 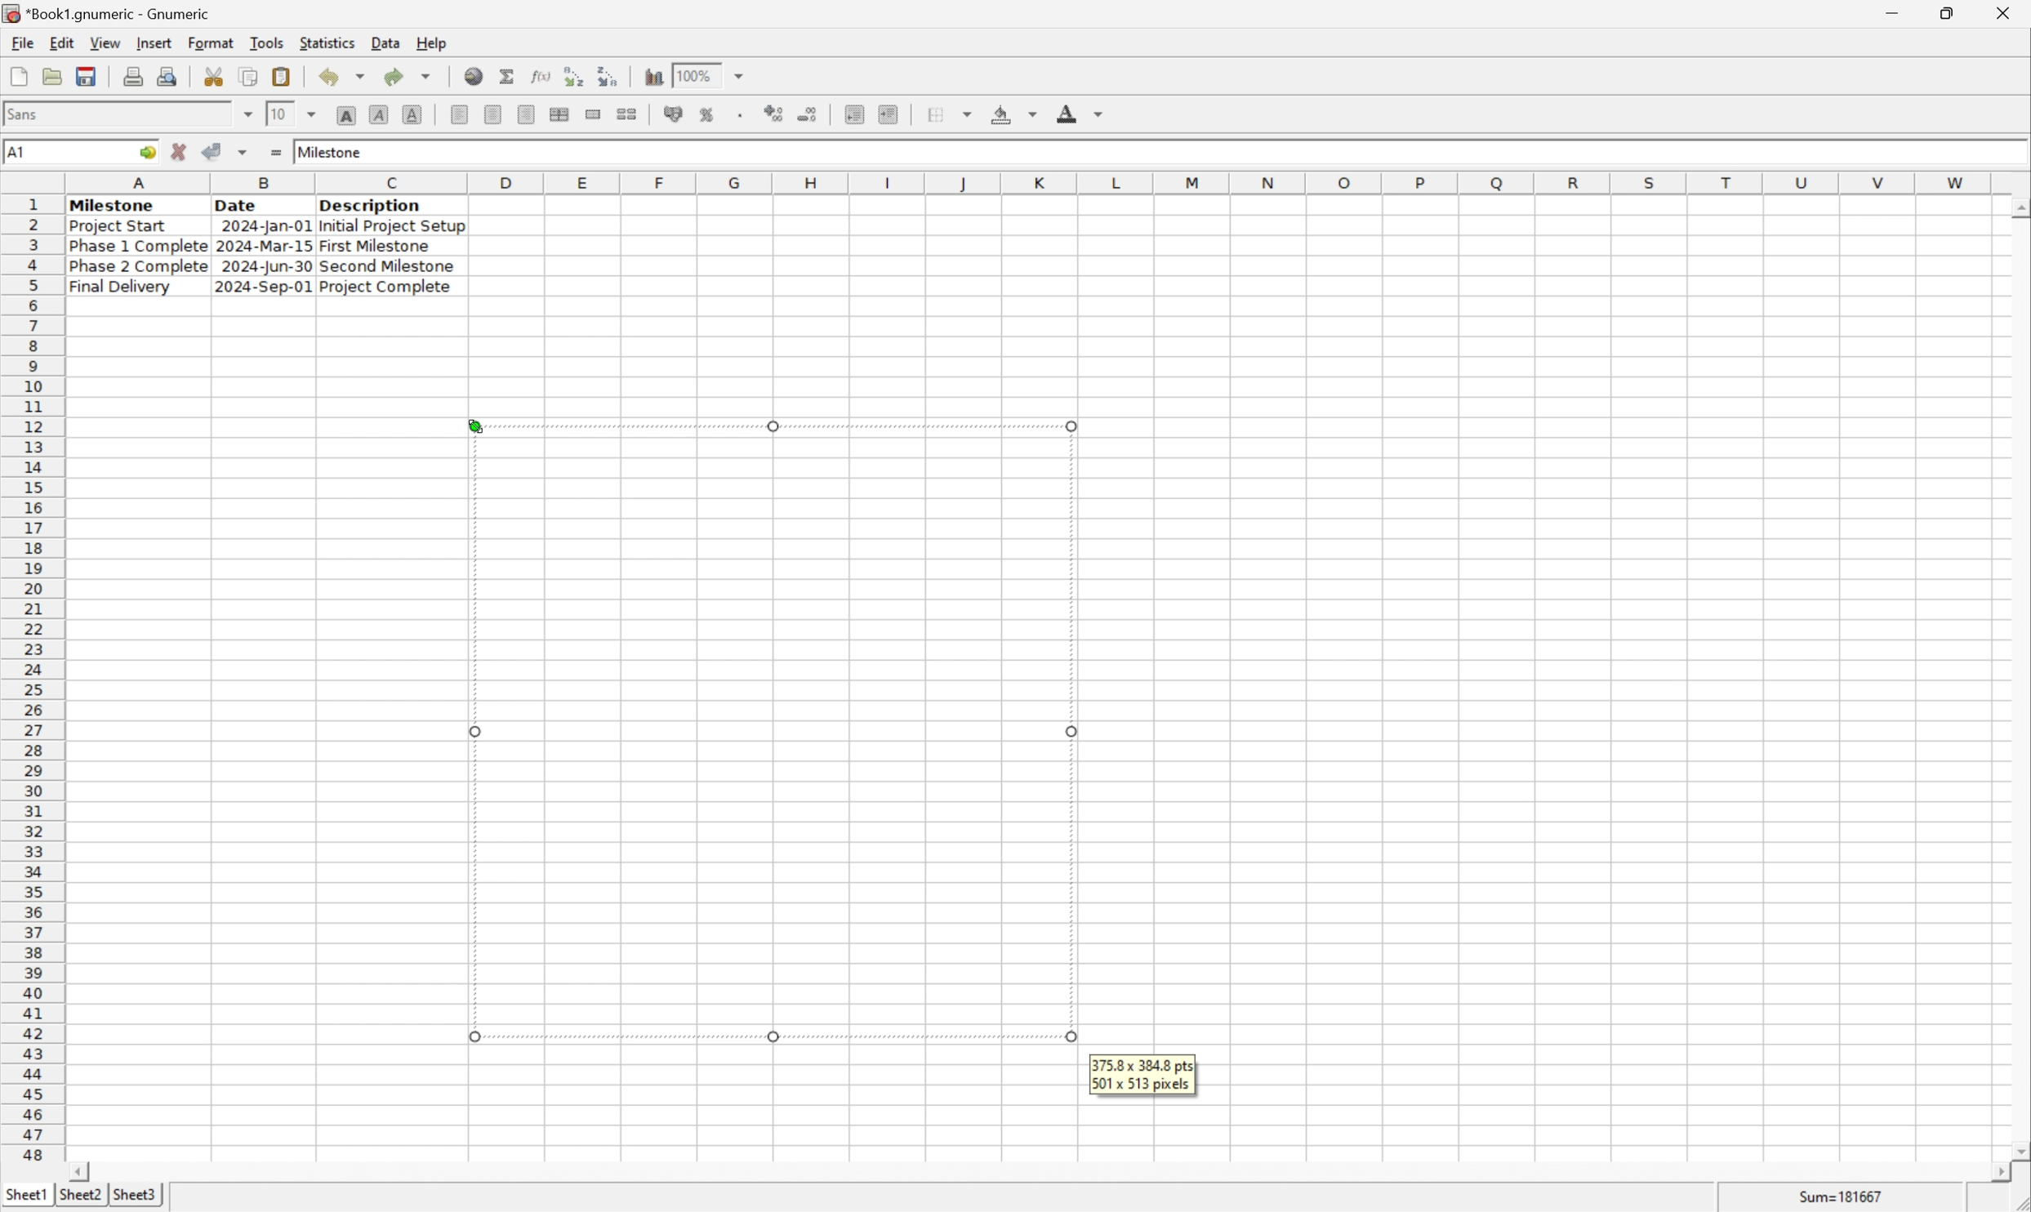 I want to click on font color, so click(x=1080, y=113).